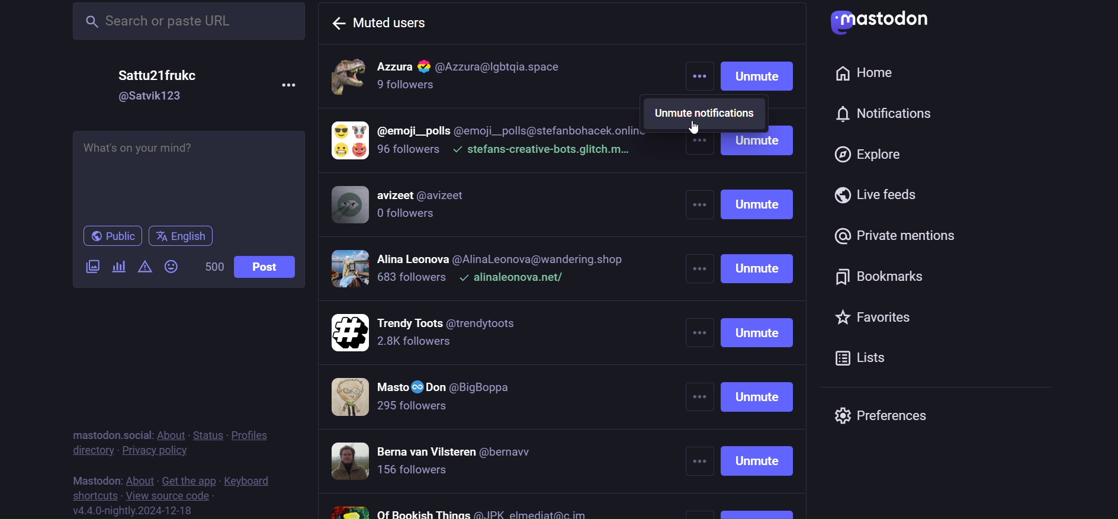 The height and width of the screenshot is (519, 1118). What do you see at coordinates (699, 325) in the screenshot?
I see `other more options` at bounding box center [699, 325].